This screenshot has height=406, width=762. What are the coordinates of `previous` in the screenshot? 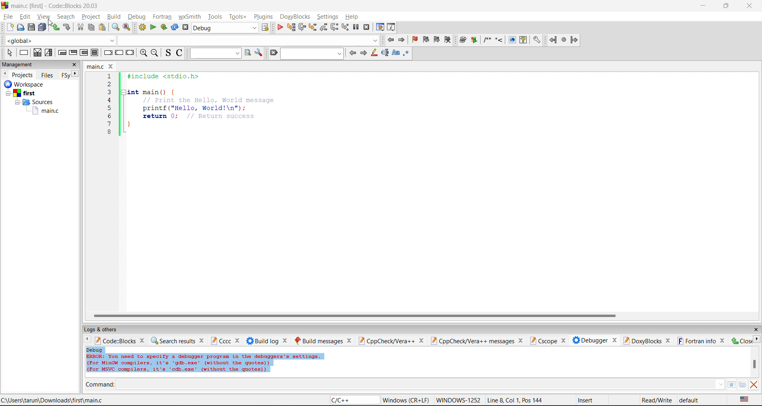 It's located at (5, 74).